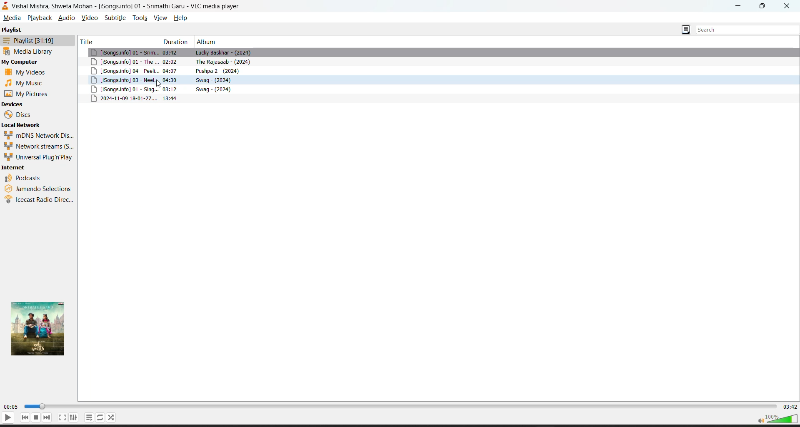  Describe the element at coordinates (777, 418) in the screenshot. I see `volume` at that location.